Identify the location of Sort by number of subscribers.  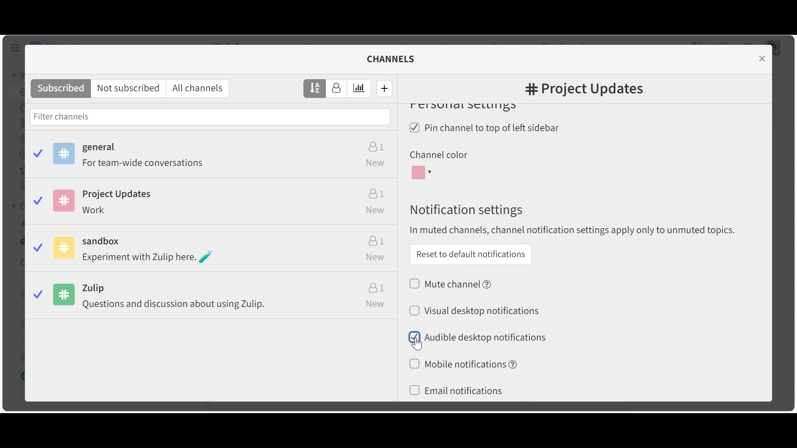
(337, 89).